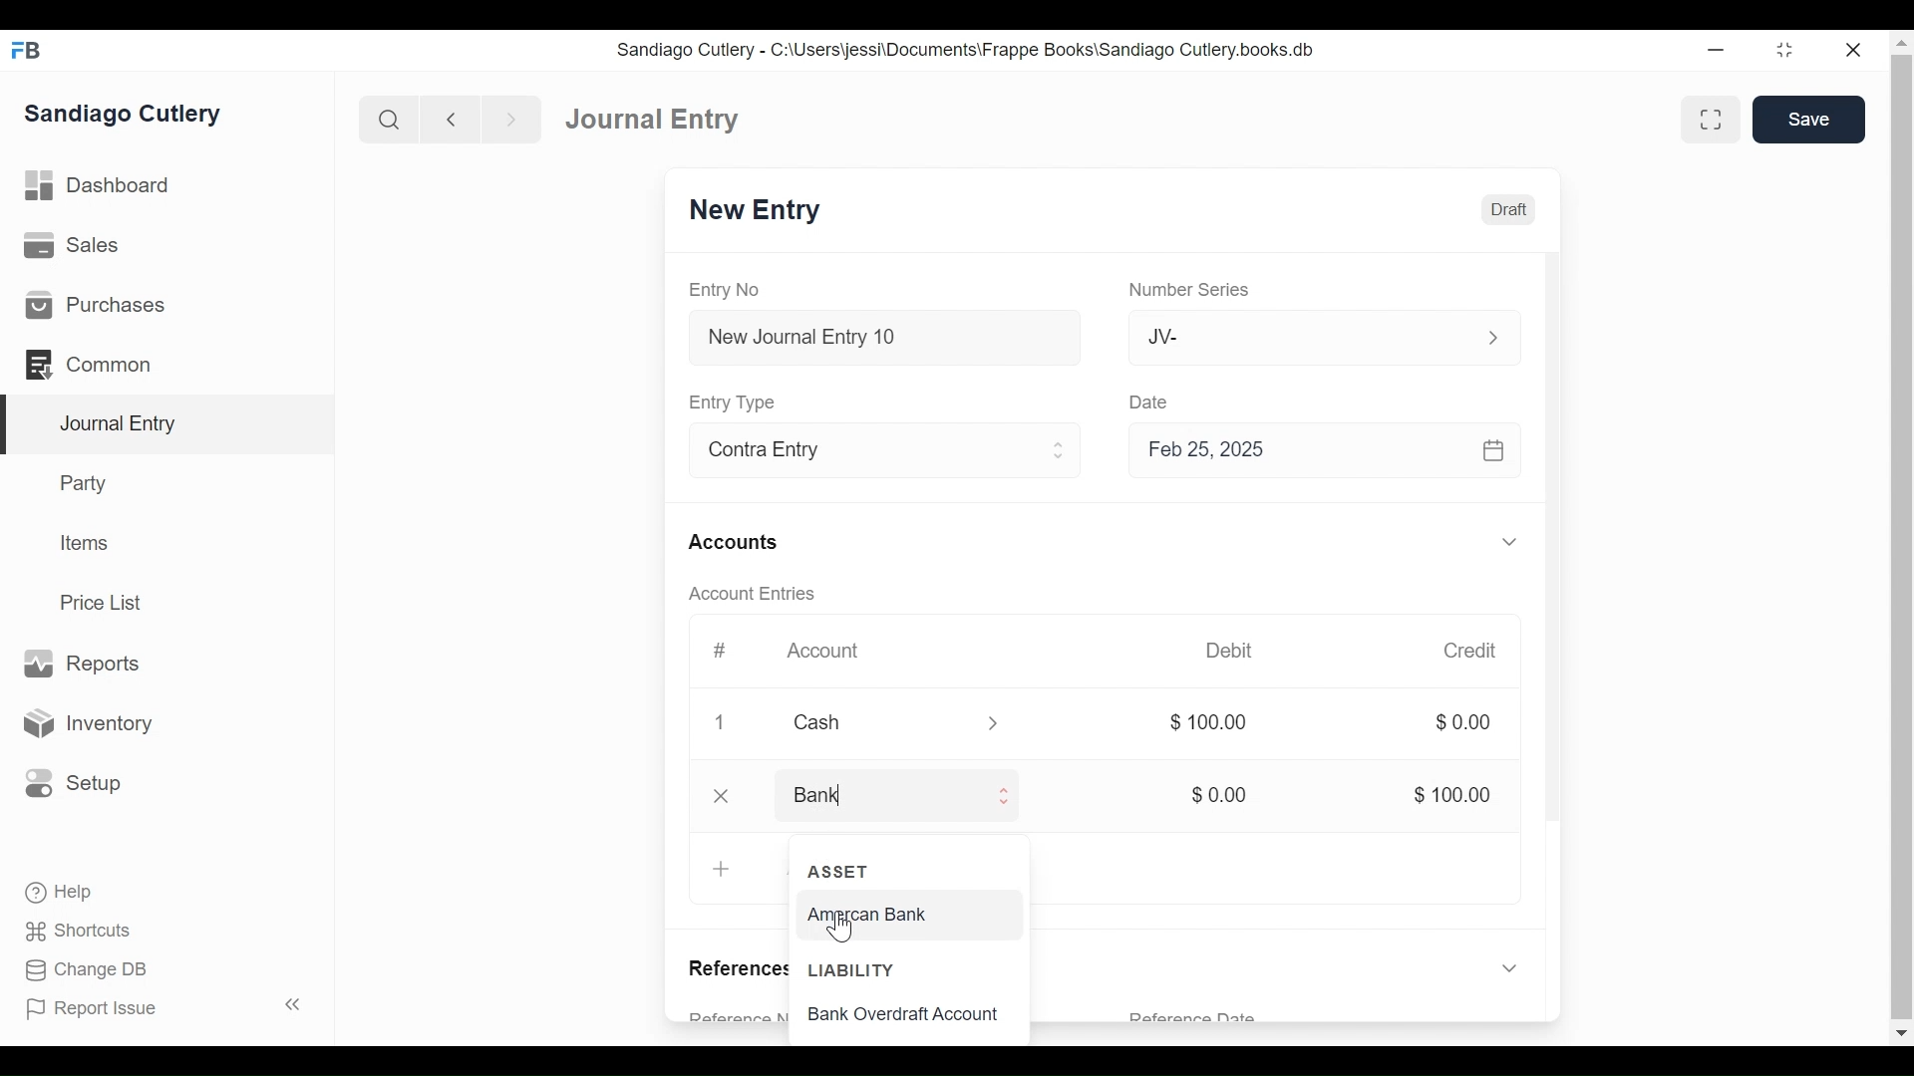 This screenshot has height=1076, width=1914. I want to click on $0.00, so click(1227, 795).